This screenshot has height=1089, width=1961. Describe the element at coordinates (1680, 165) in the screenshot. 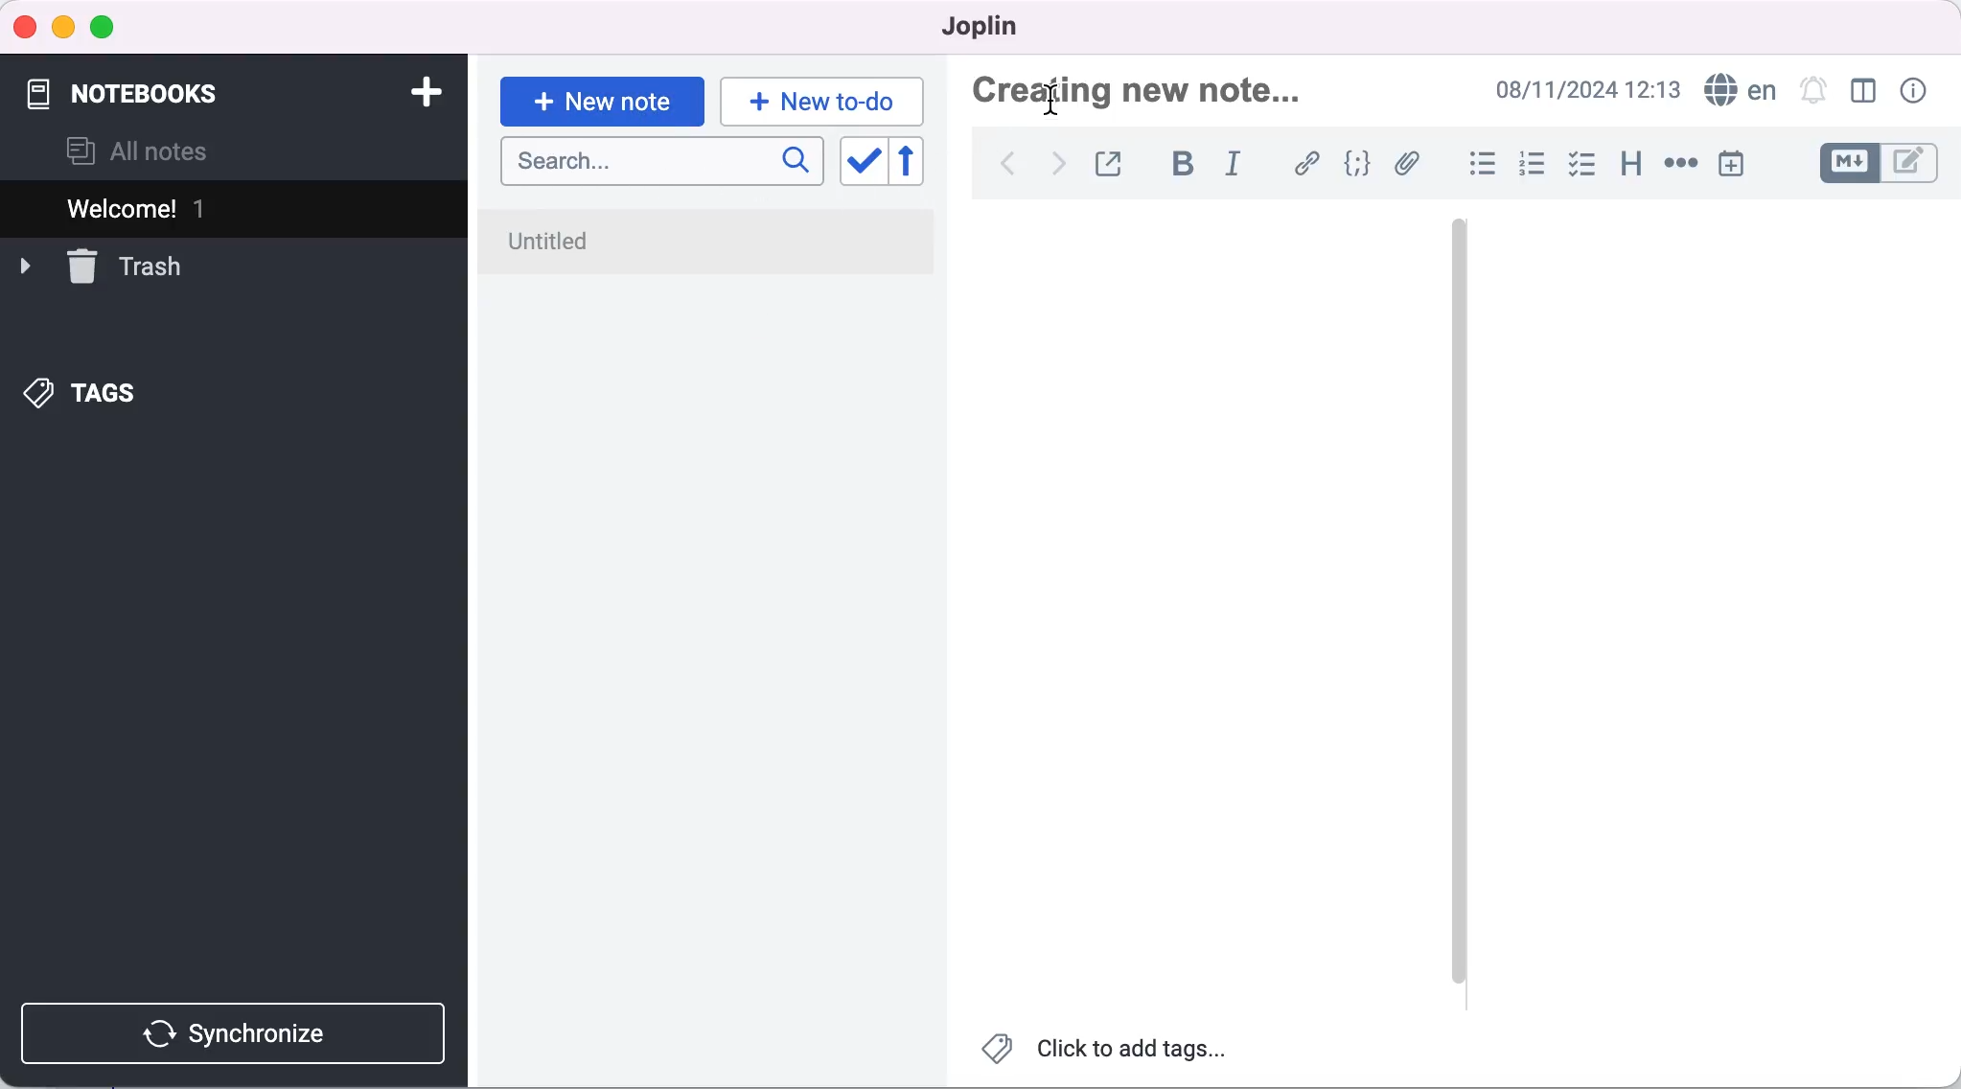

I see `horizontal rule` at that location.